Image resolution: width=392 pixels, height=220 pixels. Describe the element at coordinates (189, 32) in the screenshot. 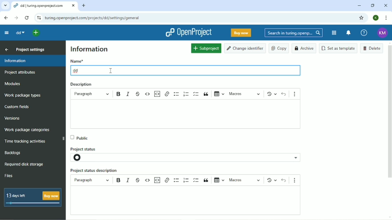

I see `OpenProject` at that location.